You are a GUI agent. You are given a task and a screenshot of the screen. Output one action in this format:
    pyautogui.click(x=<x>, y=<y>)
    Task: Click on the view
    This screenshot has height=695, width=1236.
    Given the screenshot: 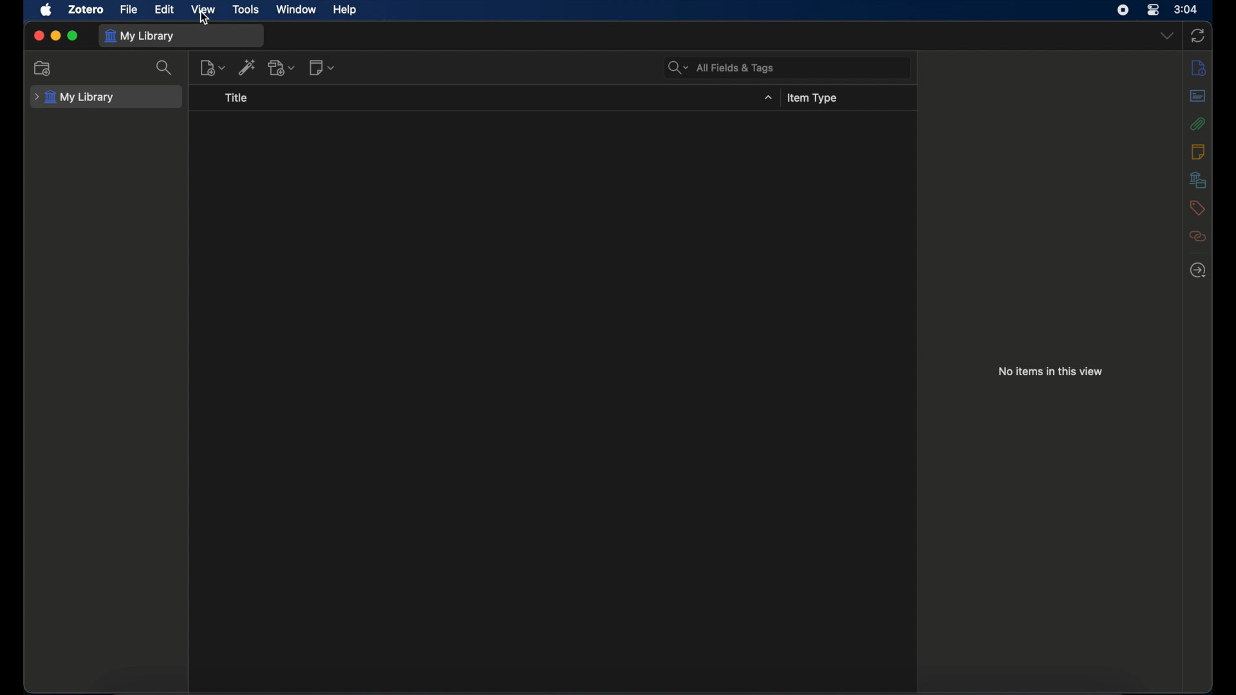 What is the action you would take?
    pyautogui.click(x=205, y=10)
    